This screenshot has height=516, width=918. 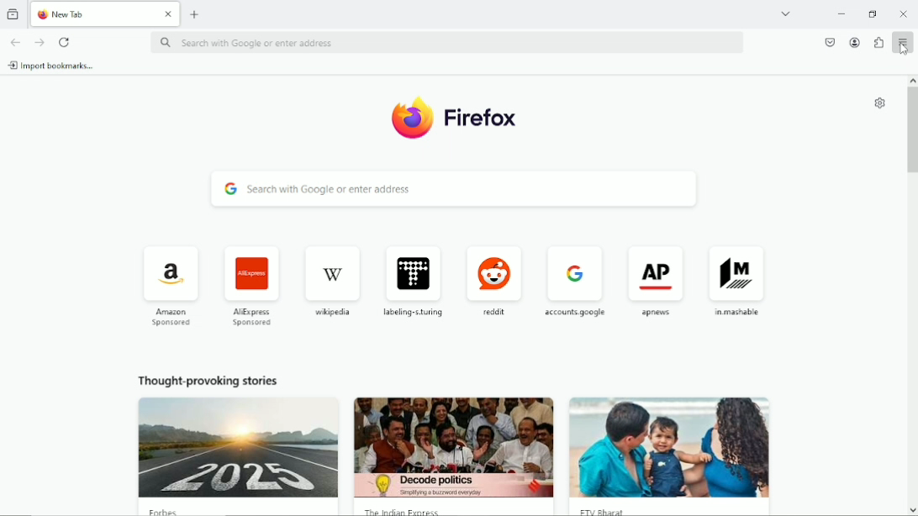 I want to click on firefox, so click(x=460, y=117).